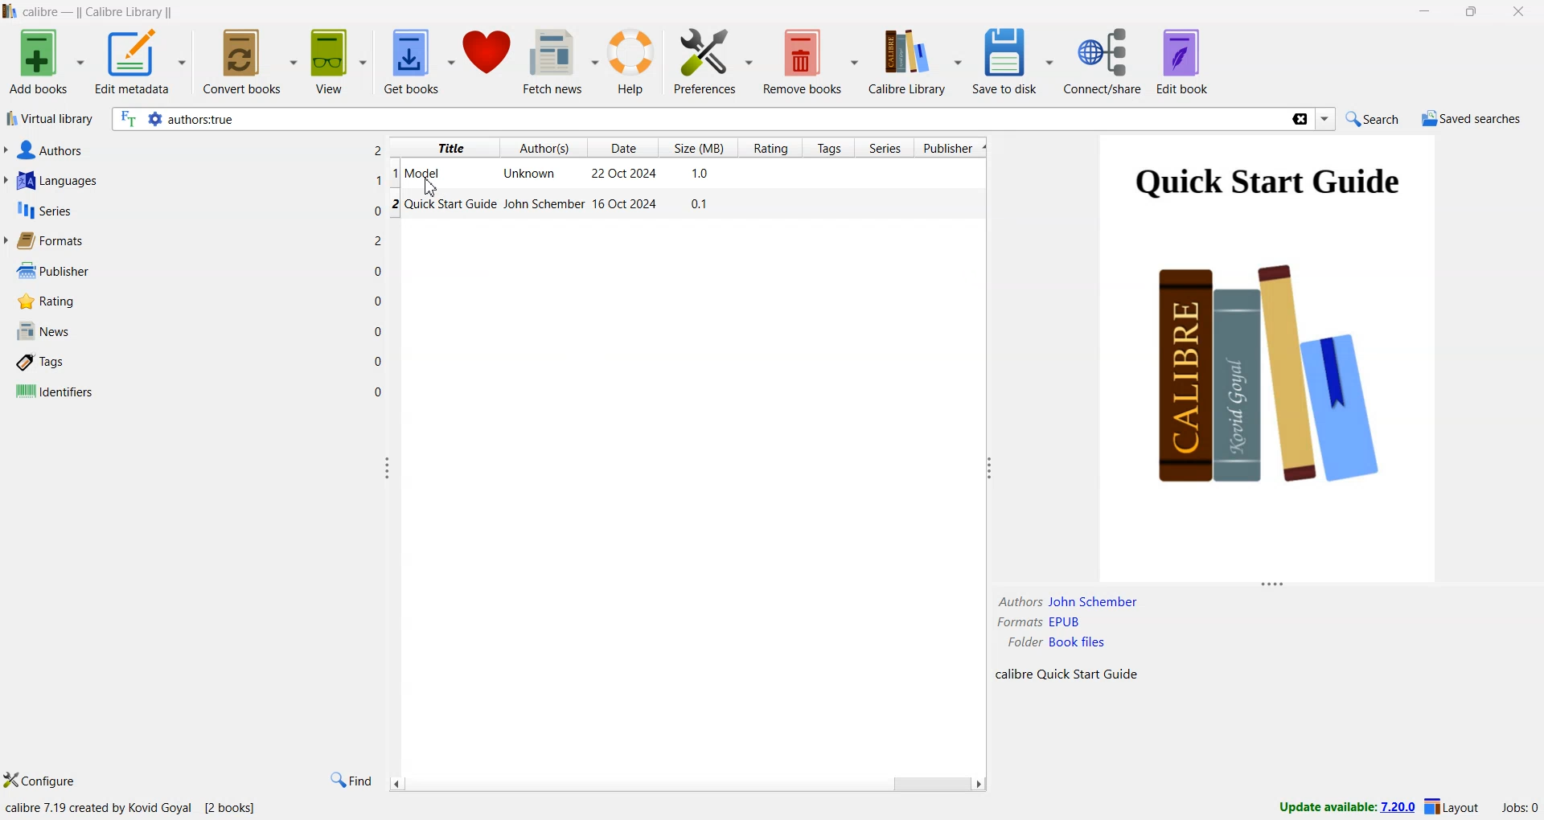 The width and height of the screenshot is (1544, 820). What do you see at coordinates (1299, 121) in the screenshot?
I see `clear search` at bounding box center [1299, 121].